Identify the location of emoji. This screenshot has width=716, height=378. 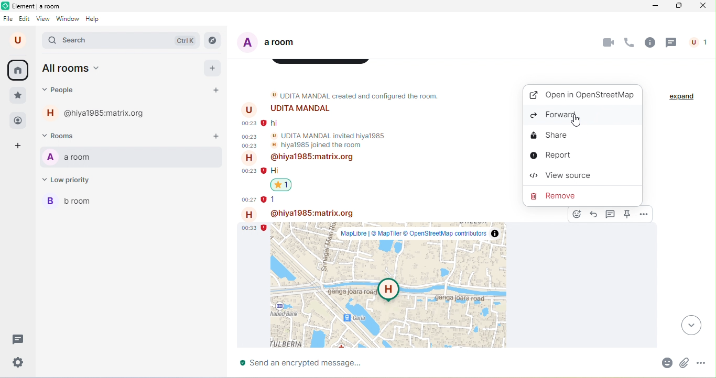
(665, 362).